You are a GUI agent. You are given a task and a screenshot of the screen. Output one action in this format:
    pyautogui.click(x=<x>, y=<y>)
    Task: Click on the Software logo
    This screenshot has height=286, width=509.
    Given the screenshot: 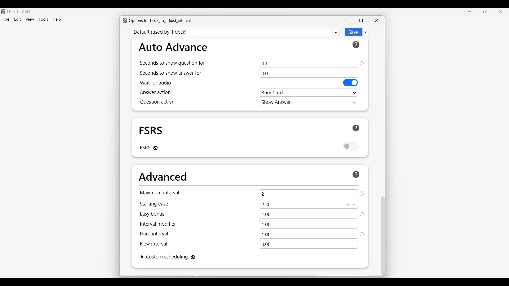 What is the action you would take?
    pyautogui.click(x=3, y=12)
    